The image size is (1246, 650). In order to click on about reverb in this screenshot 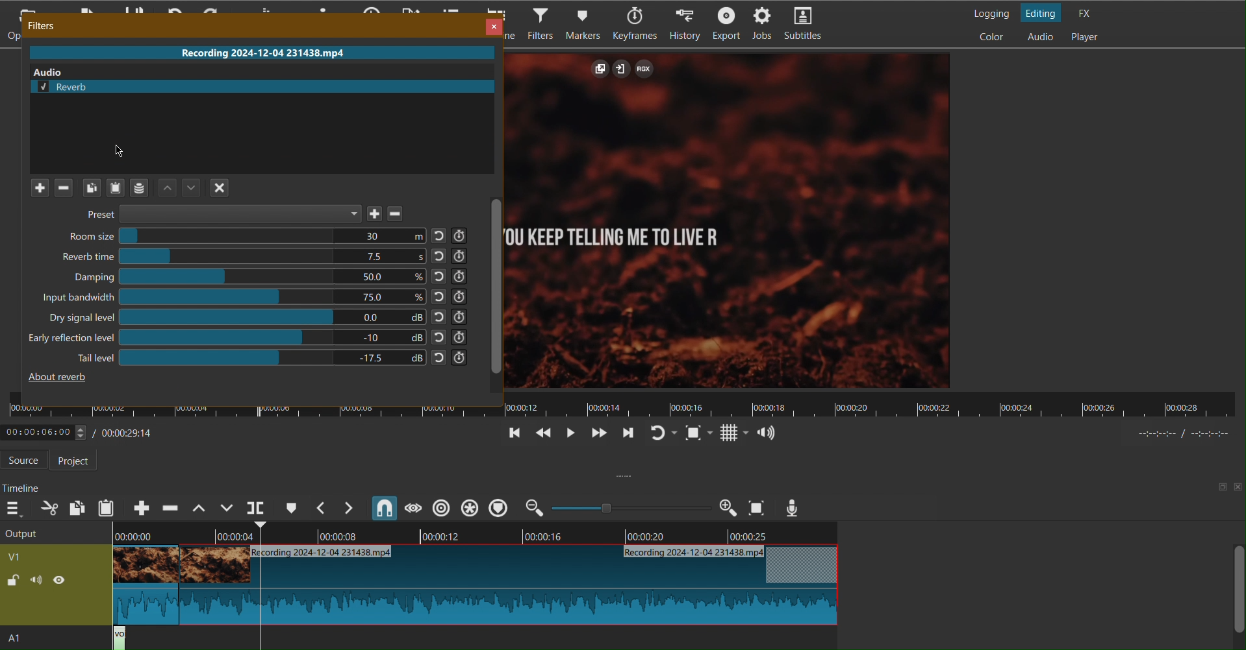, I will do `click(60, 377)`.